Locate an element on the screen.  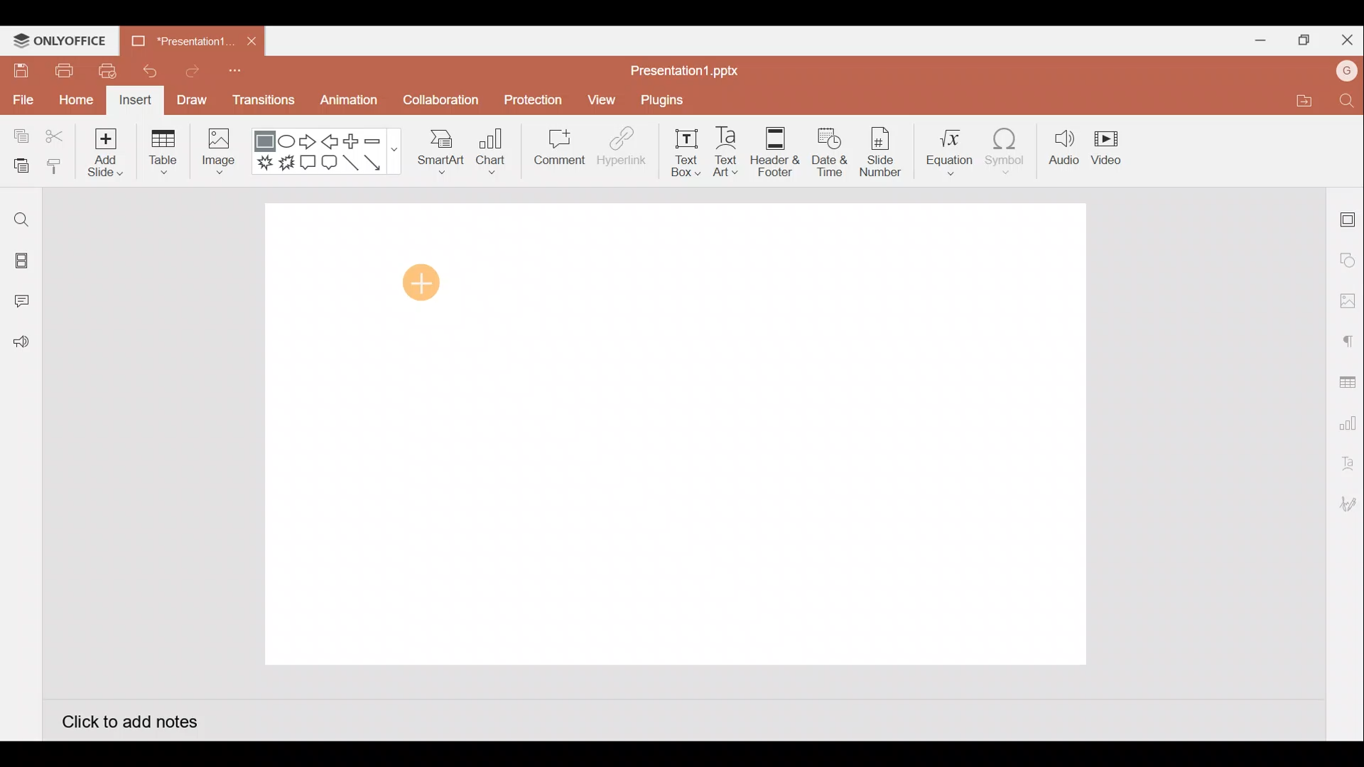
Paragraph settings is located at coordinates (1347, 339).